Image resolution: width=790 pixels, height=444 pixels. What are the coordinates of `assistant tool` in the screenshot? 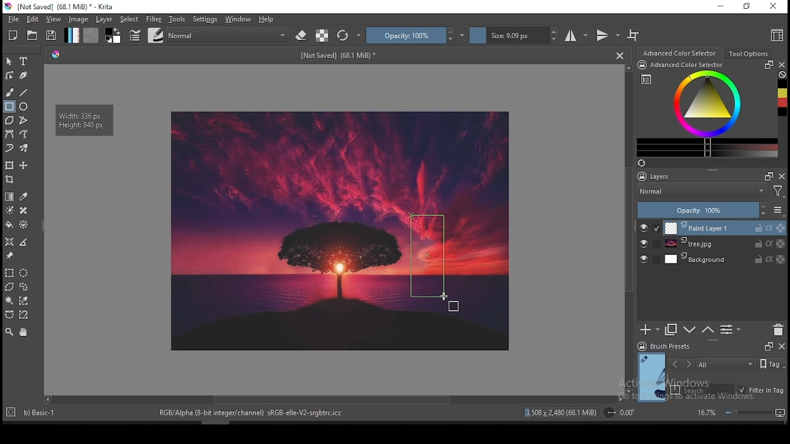 It's located at (10, 241).